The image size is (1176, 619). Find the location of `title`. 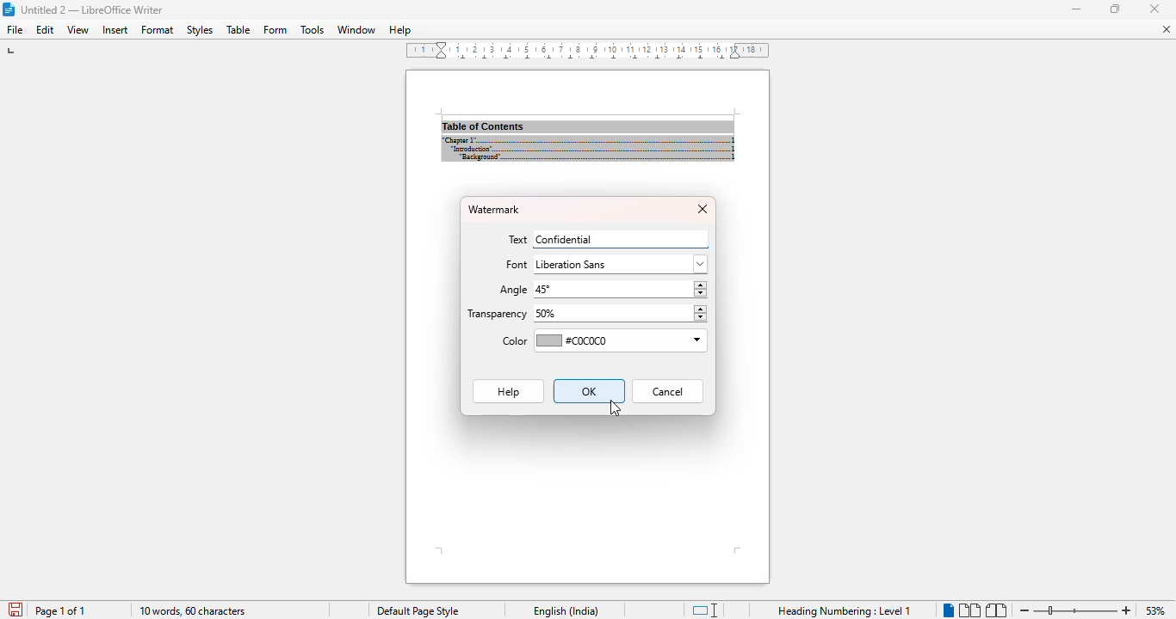

title is located at coordinates (92, 9).